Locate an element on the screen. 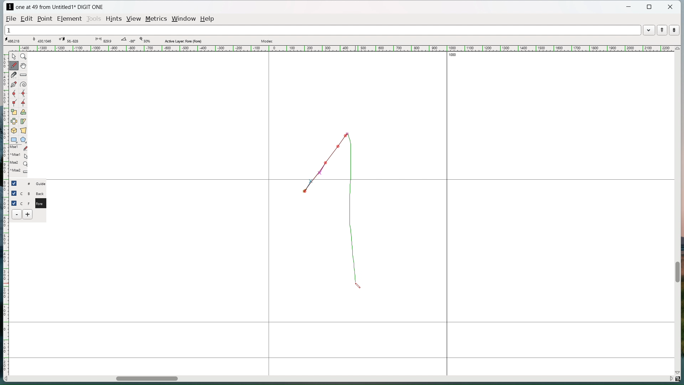 This screenshot has height=385, width=684. flip the selection is located at coordinates (14, 121).